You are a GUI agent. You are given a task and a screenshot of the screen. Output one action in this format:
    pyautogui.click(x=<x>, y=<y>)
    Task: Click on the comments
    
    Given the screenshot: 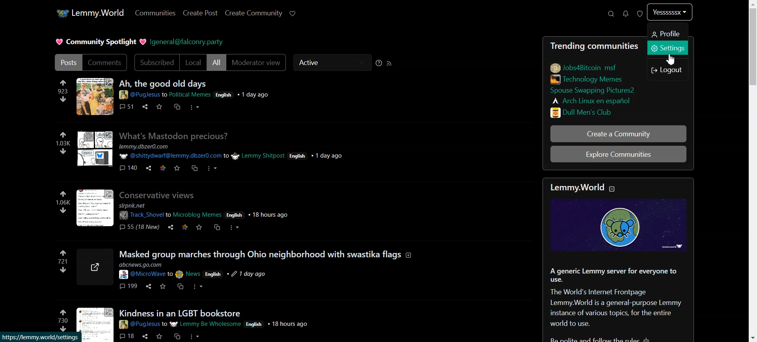 What is the action you would take?
    pyautogui.click(x=129, y=167)
    